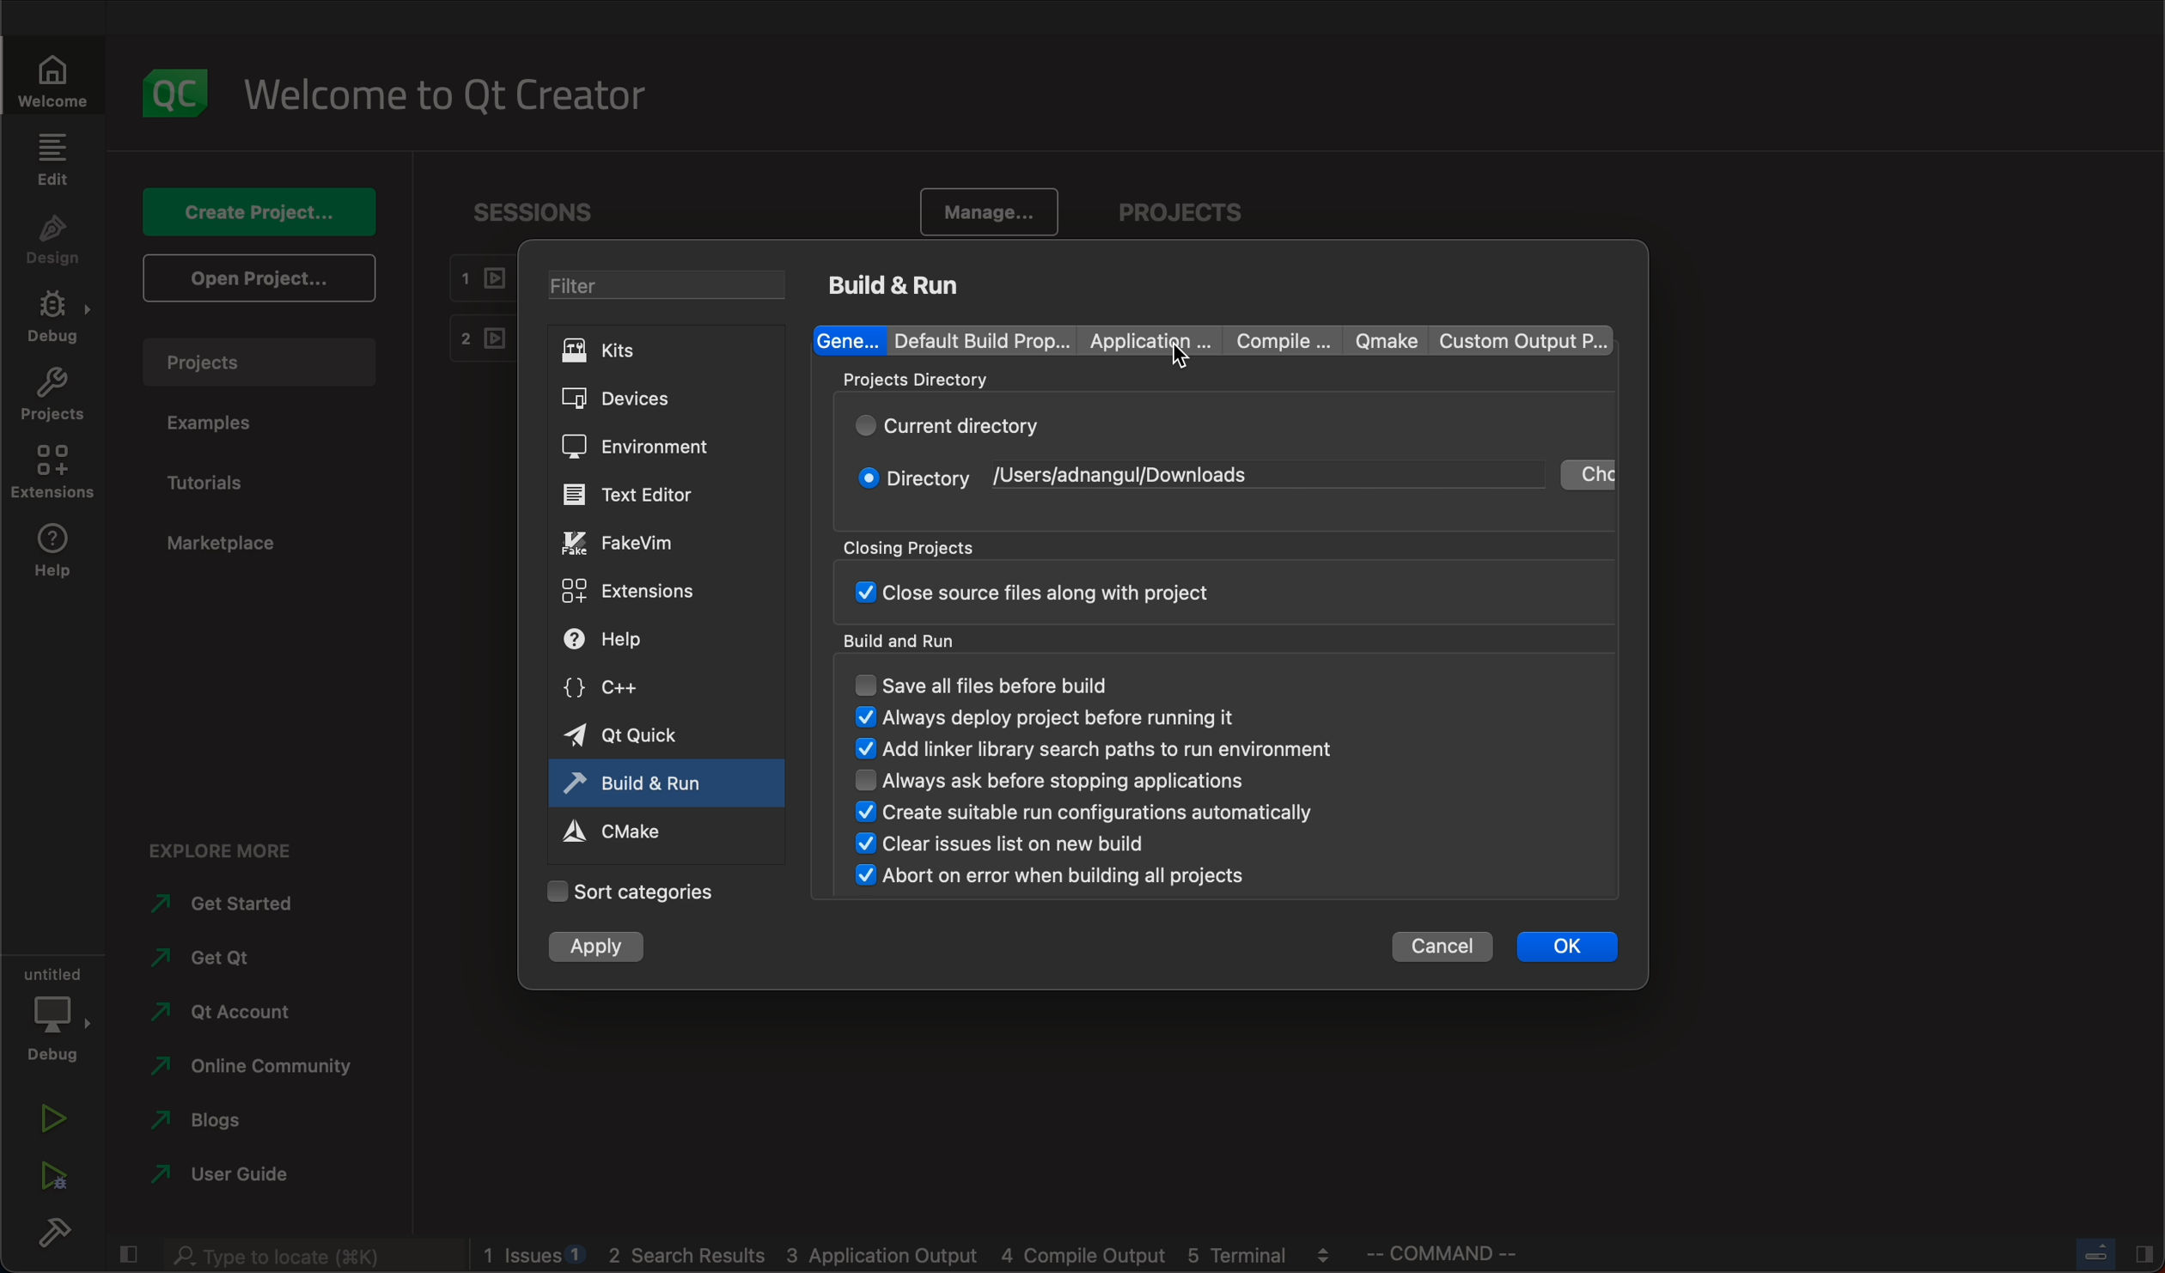 The height and width of the screenshot is (1273, 2165). What do you see at coordinates (957, 425) in the screenshot?
I see `Current directory` at bounding box center [957, 425].